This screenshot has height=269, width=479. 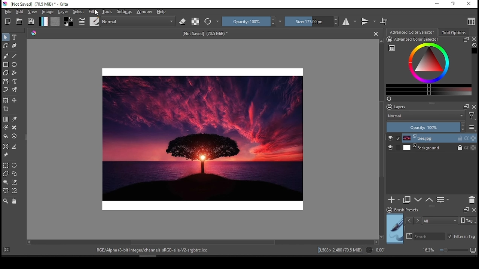 What do you see at coordinates (6, 56) in the screenshot?
I see `paint brush tool` at bounding box center [6, 56].